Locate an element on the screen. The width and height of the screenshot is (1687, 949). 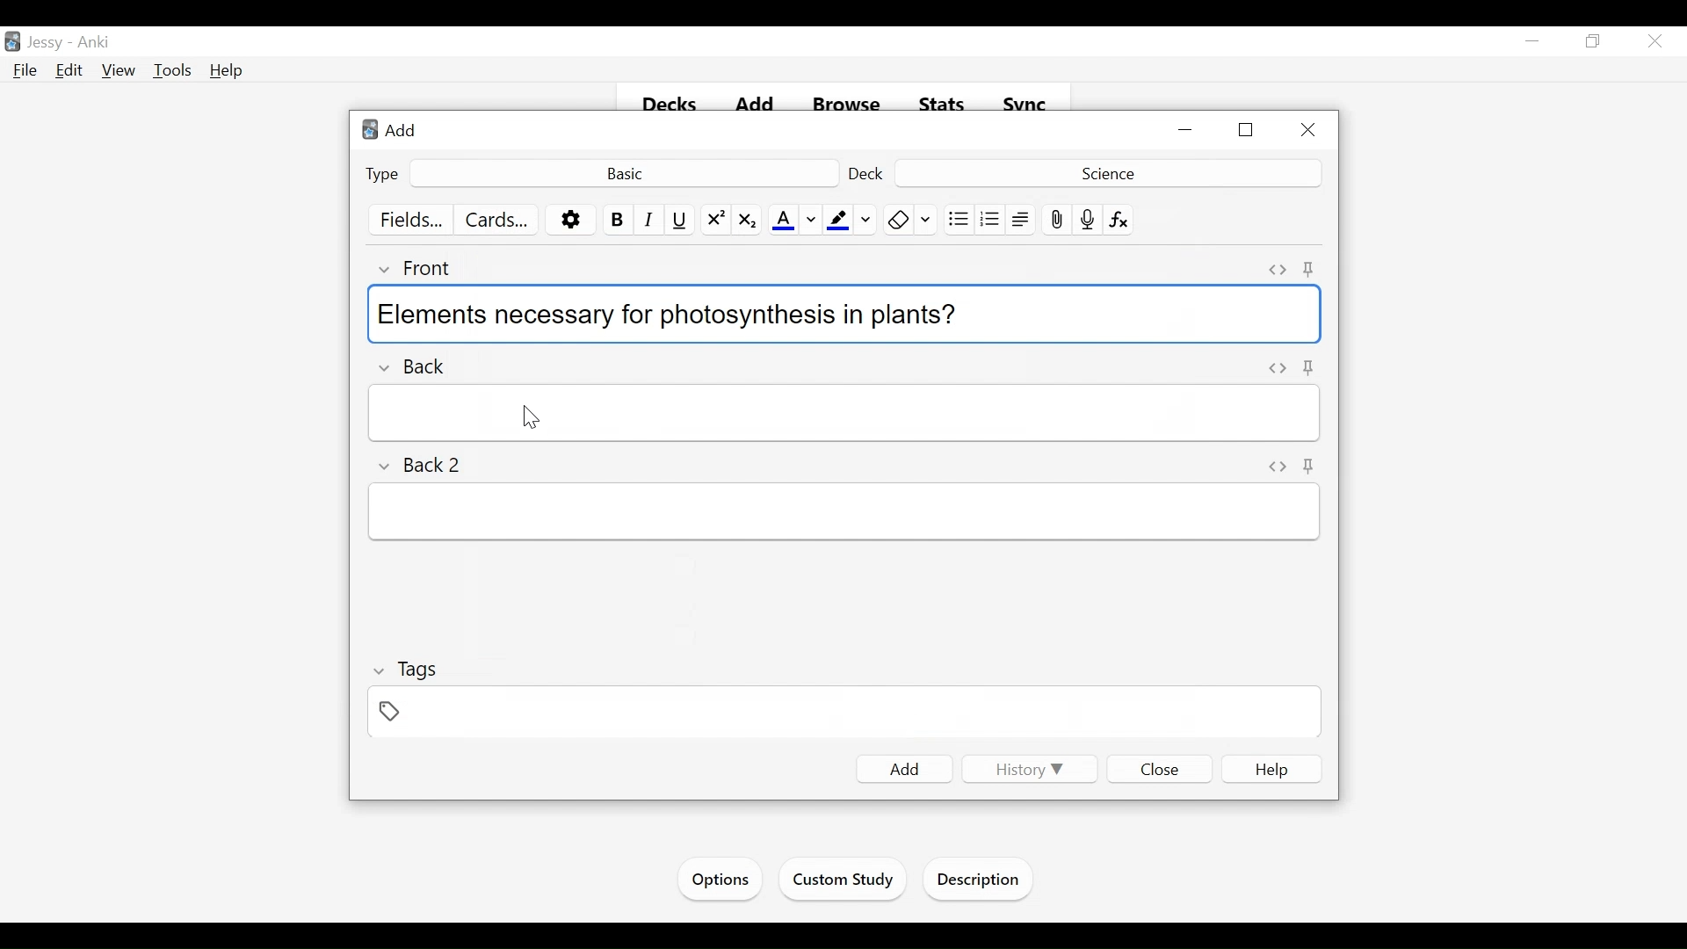
Tags Field is located at coordinates (846, 714).